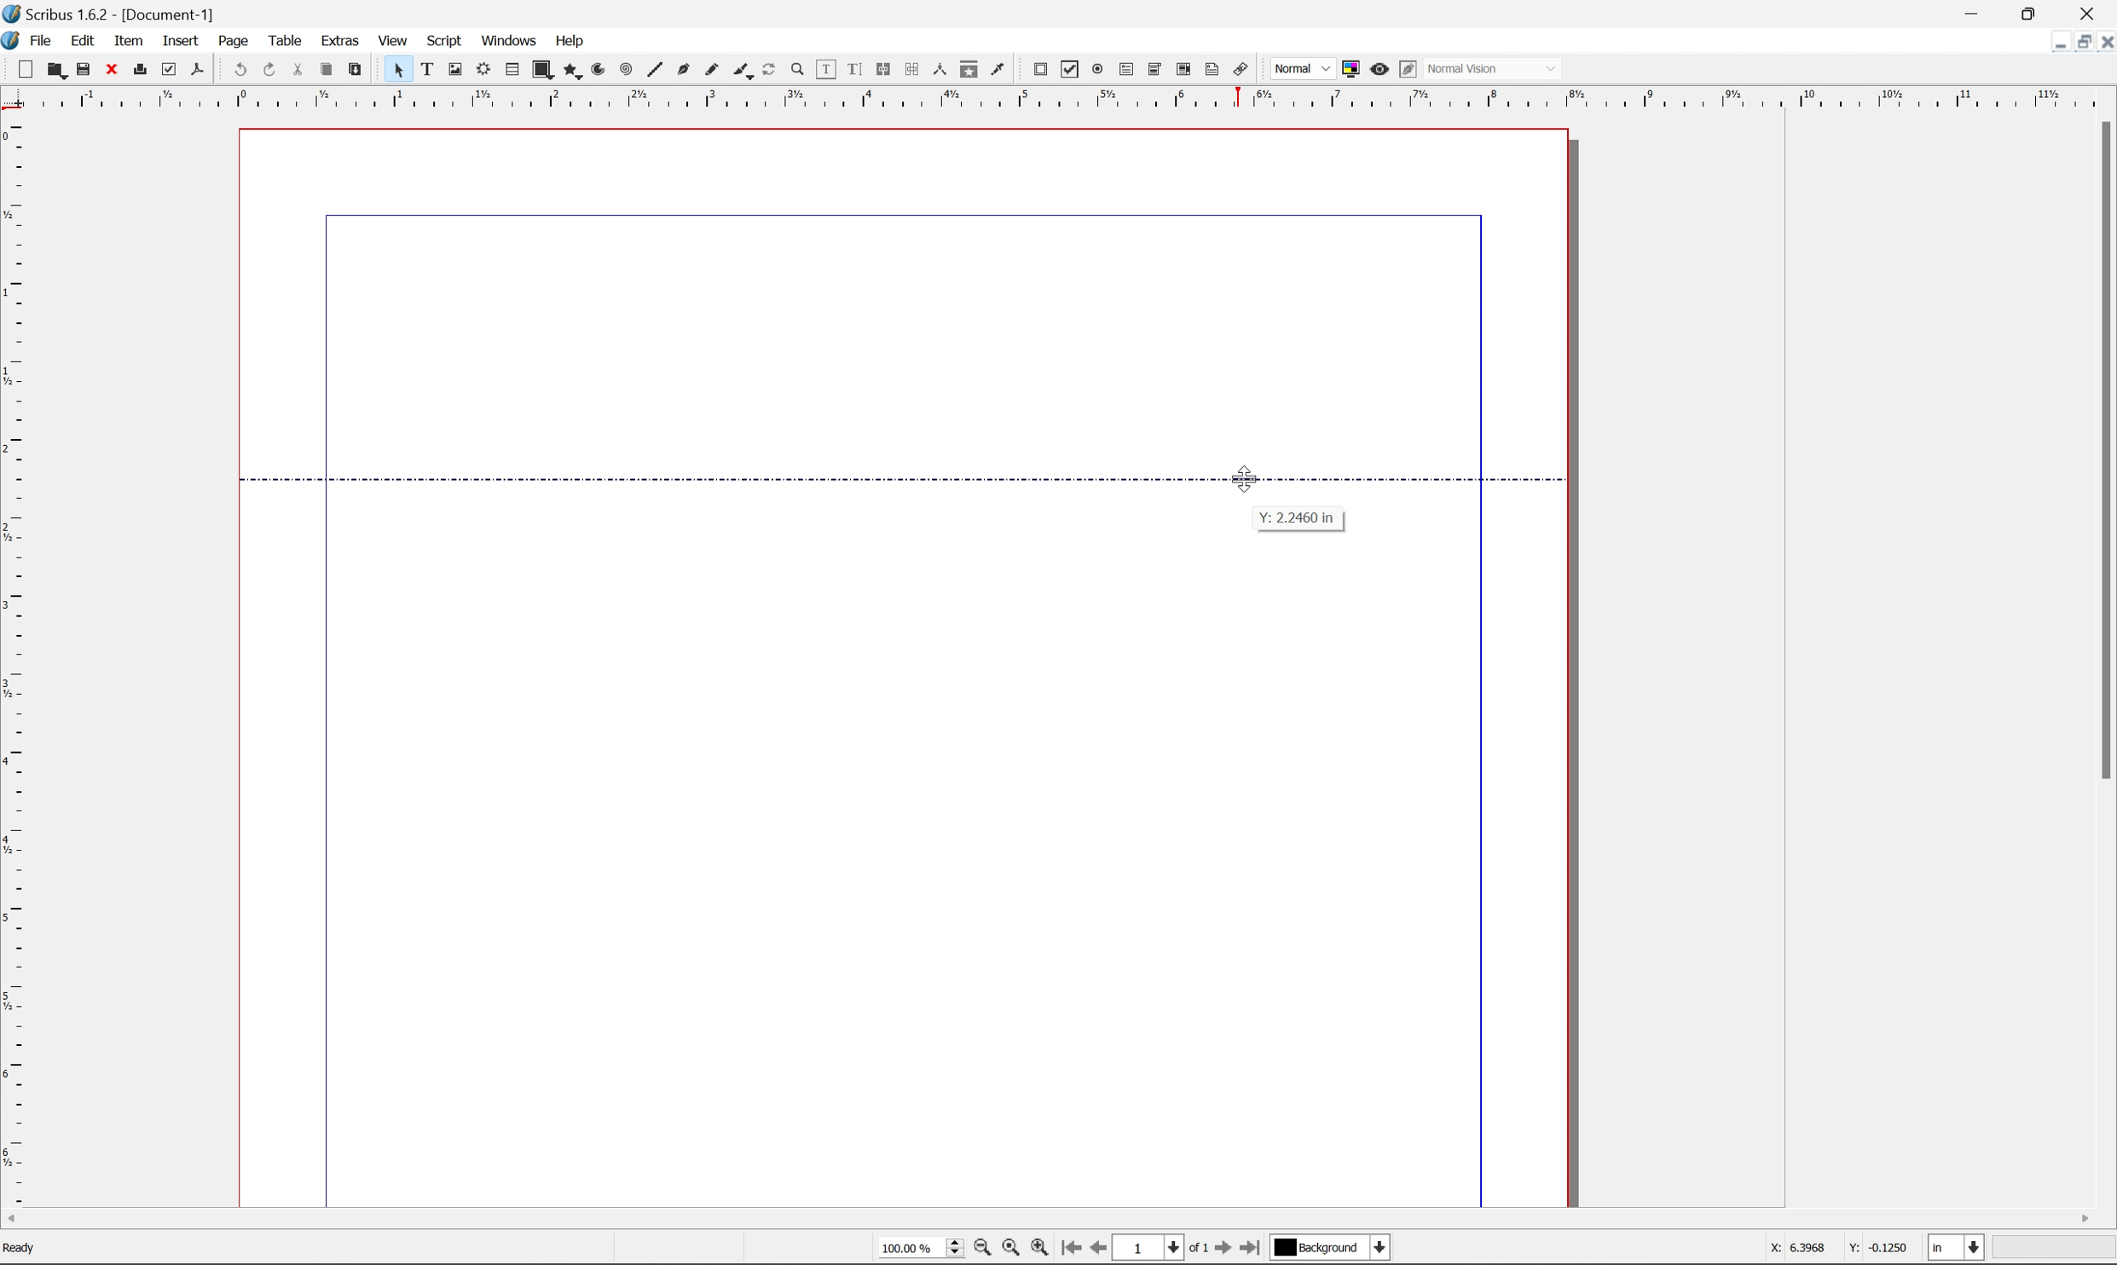  I want to click on Scribus 1.6.2 - [Document-1], so click(133, 14).